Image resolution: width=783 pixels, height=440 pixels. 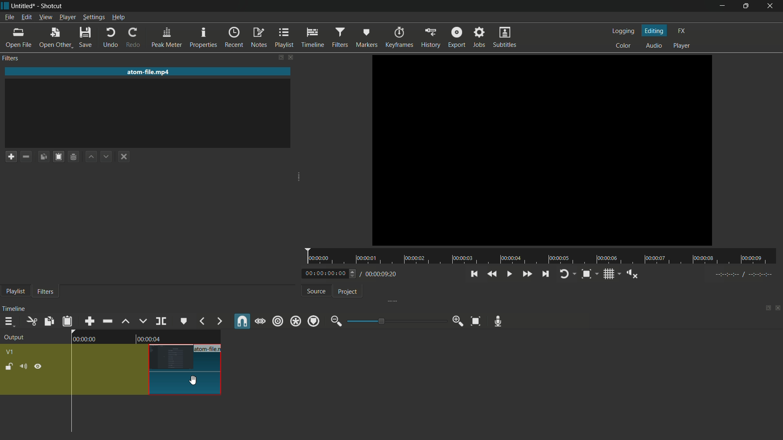 I want to click on next marker, so click(x=219, y=321).